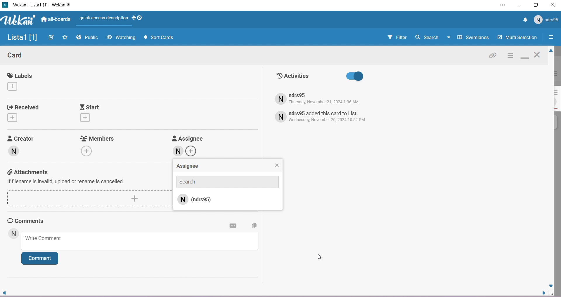  Describe the element at coordinates (502, 6) in the screenshot. I see `Settings and more` at that location.